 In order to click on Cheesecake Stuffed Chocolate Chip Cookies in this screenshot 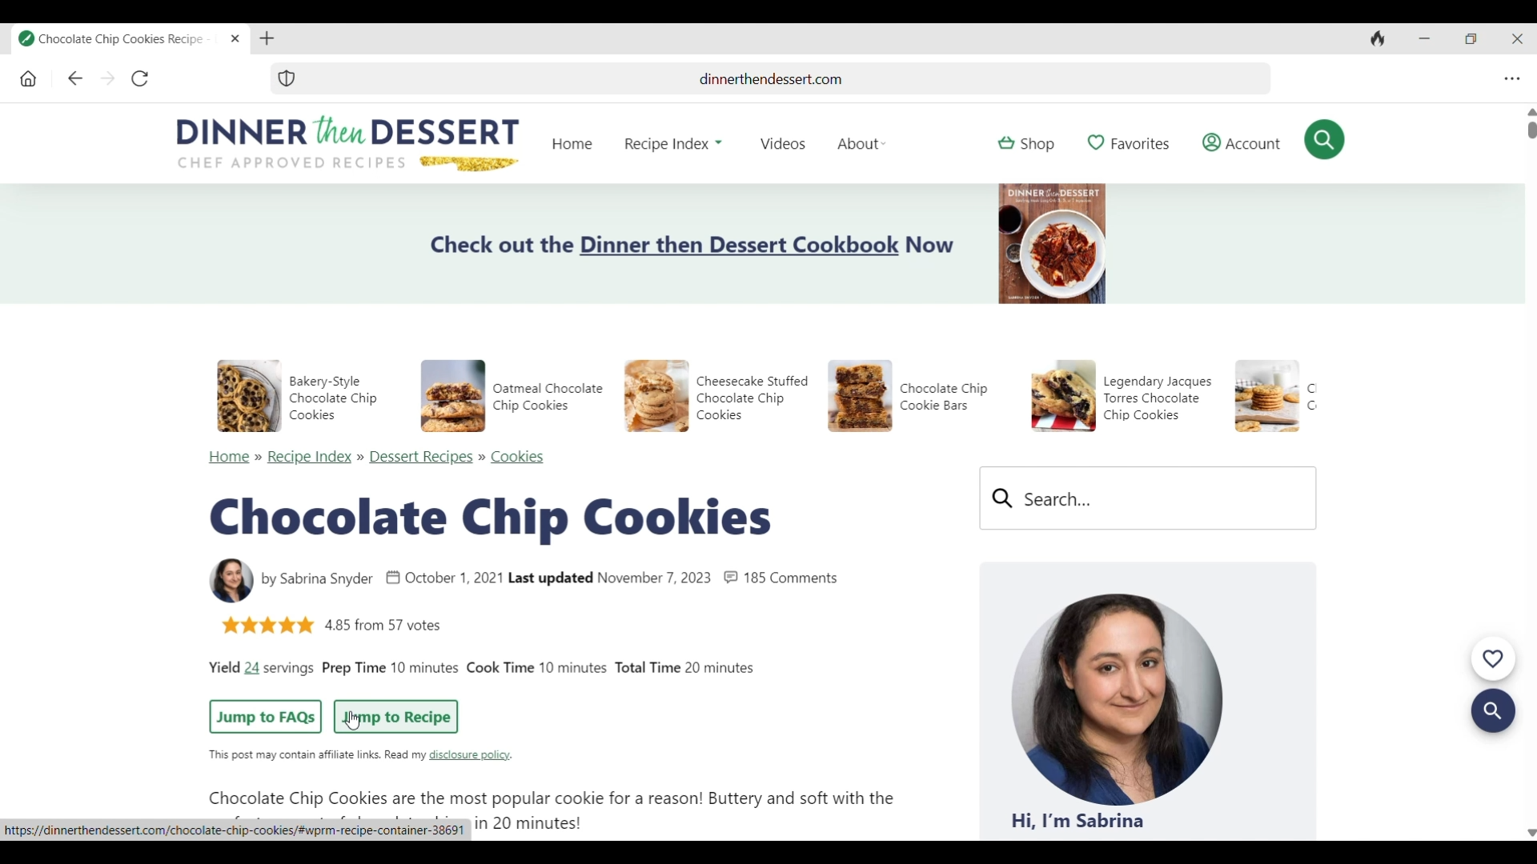, I will do `click(752, 398)`.